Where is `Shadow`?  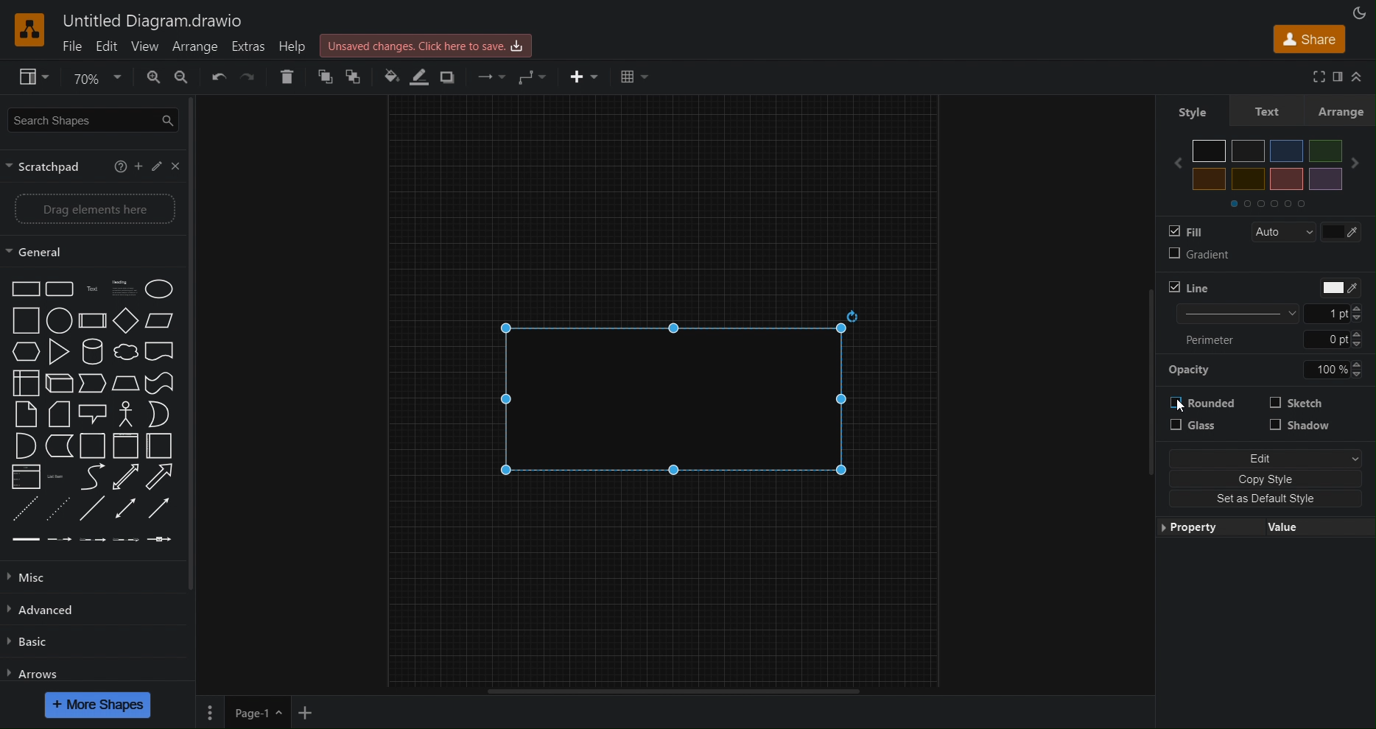 Shadow is located at coordinates (451, 77).